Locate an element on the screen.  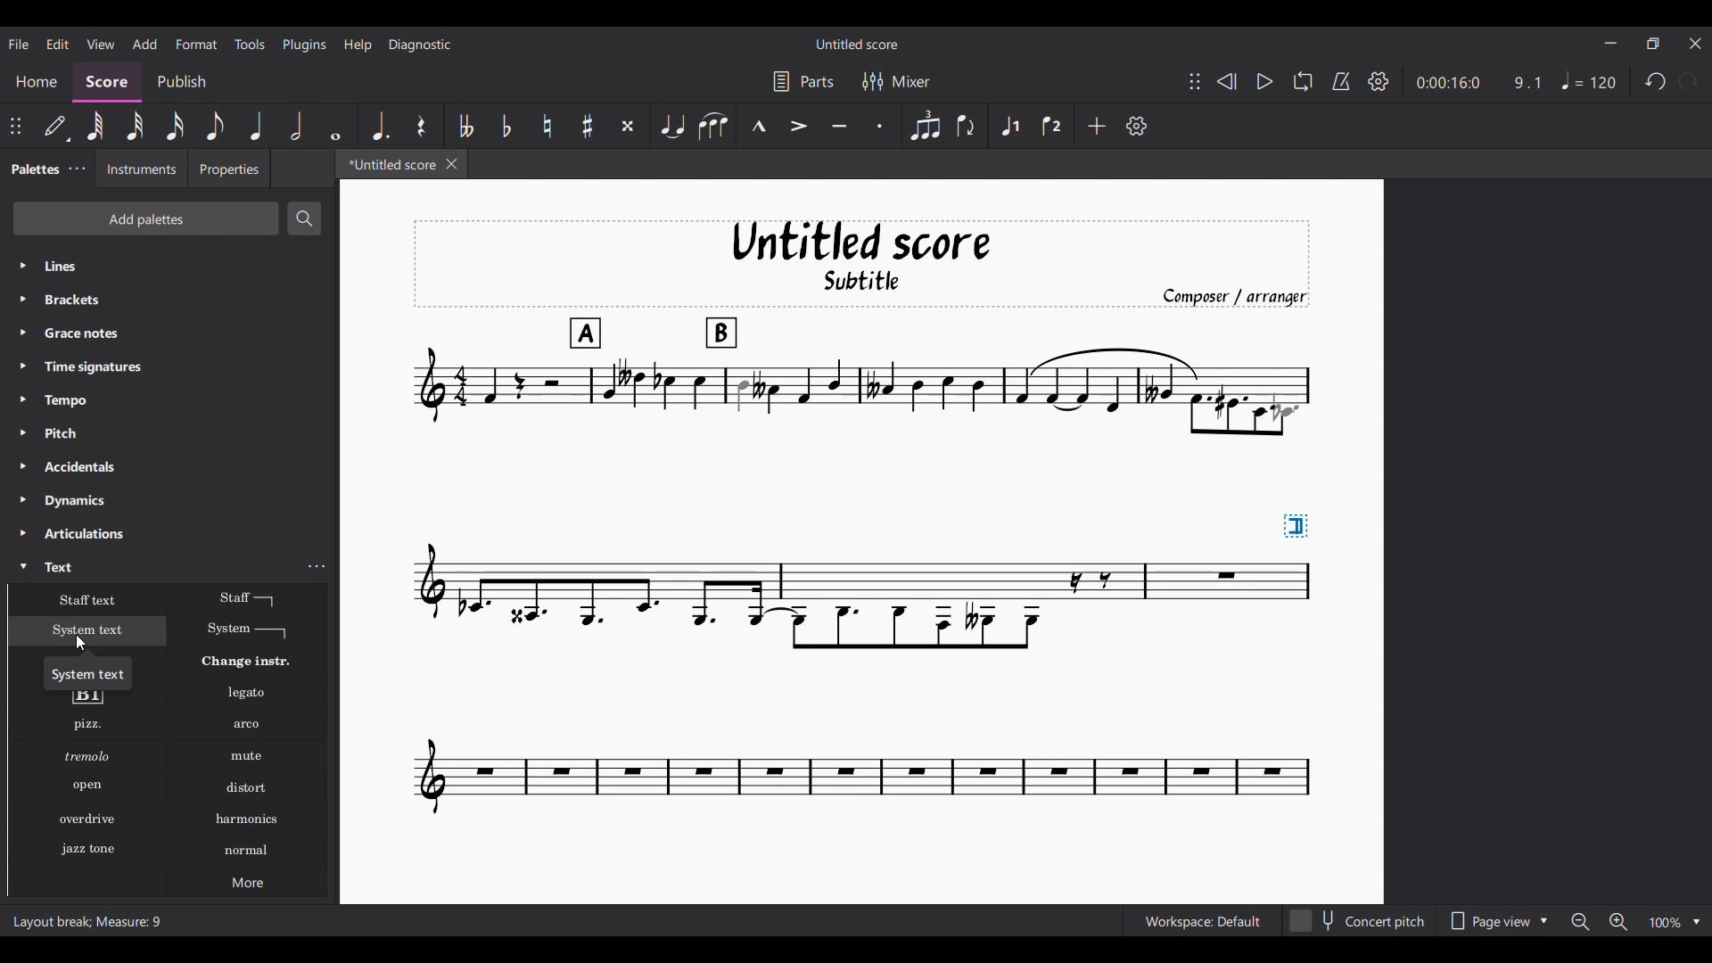
0:00:16:0 is located at coordinates (1448, 83).